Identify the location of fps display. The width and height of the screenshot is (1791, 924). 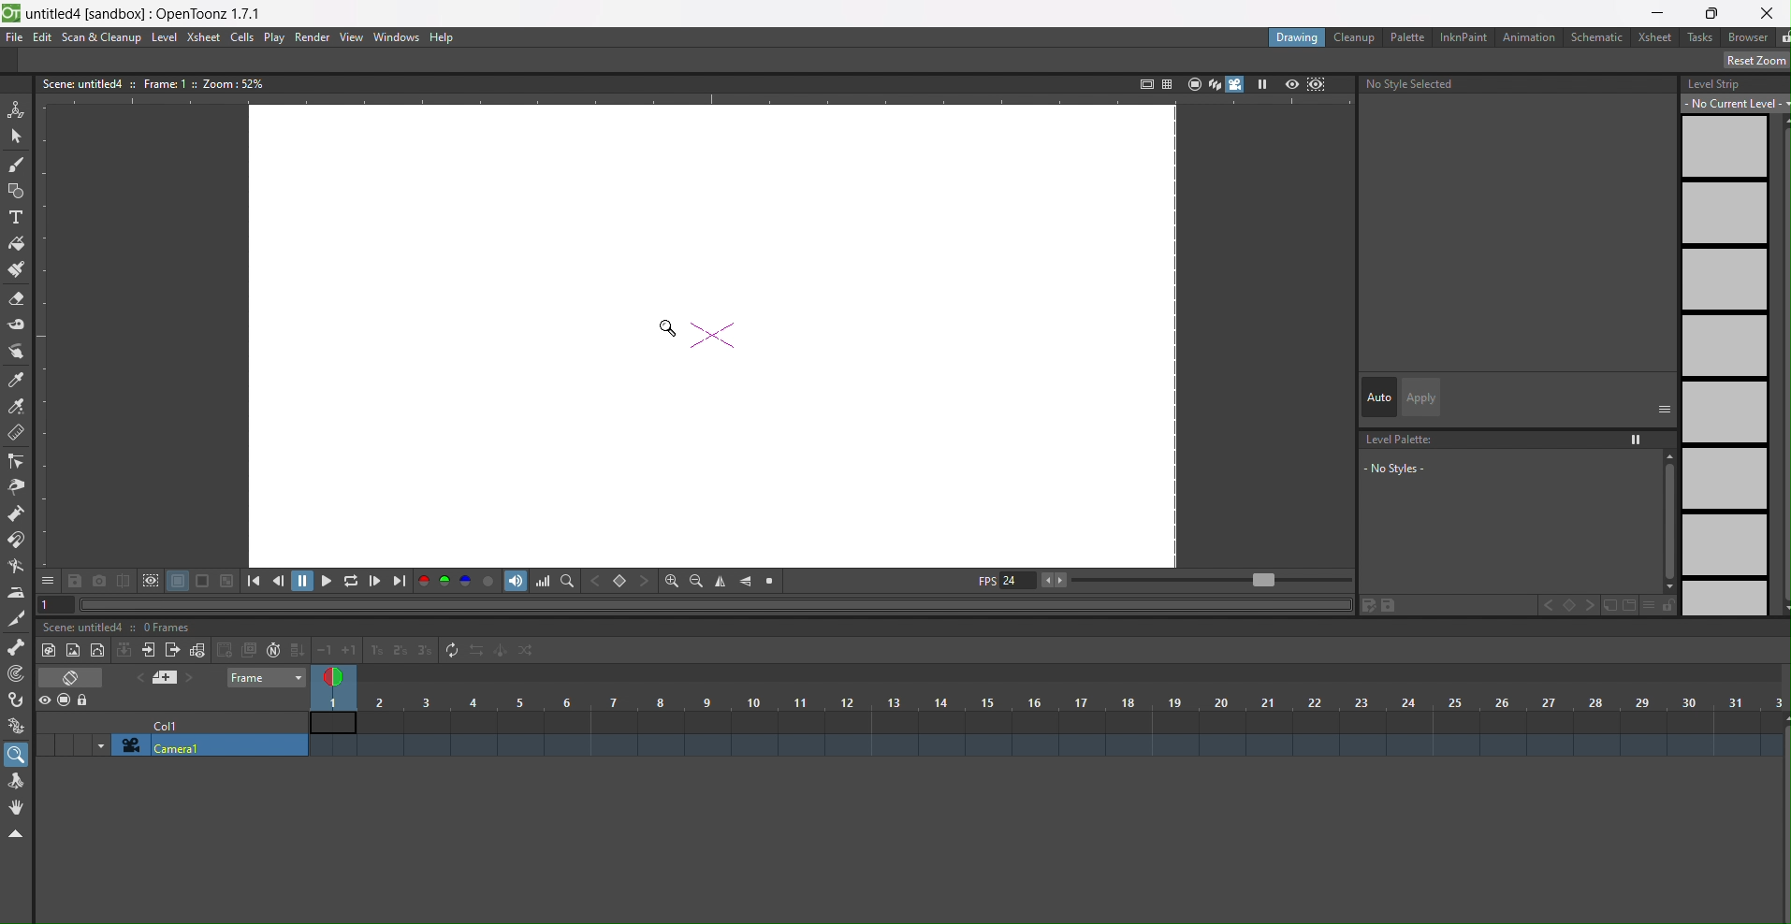
(1004, 585).